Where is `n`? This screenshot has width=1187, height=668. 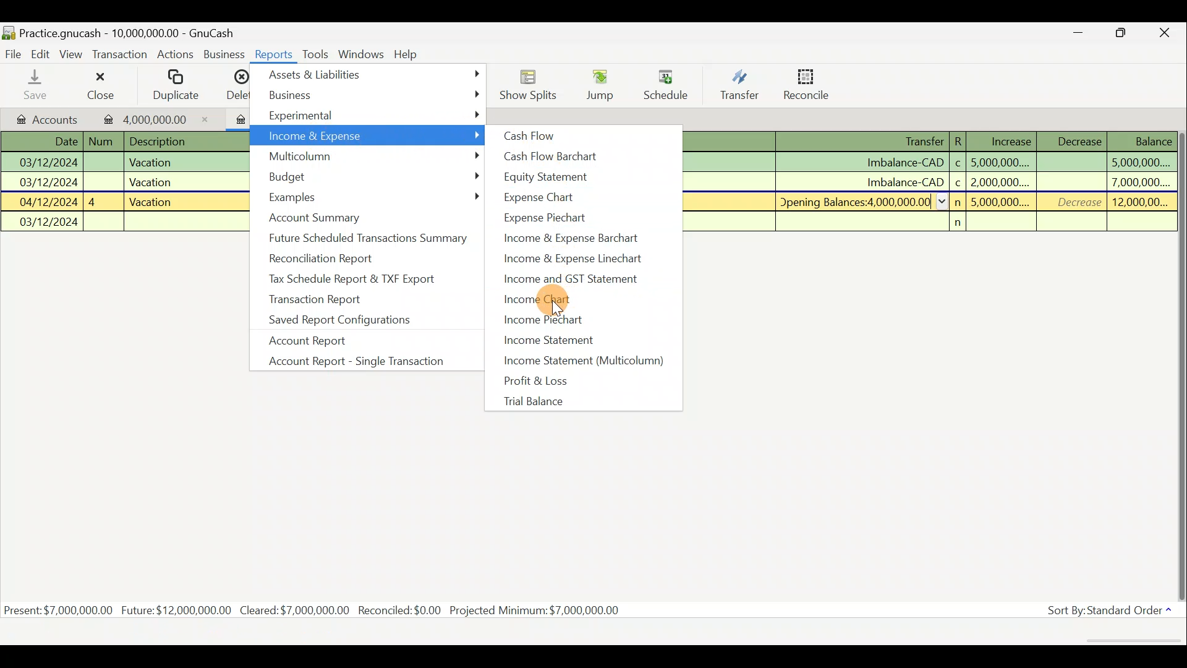
n is located at coordinates (960, 202).